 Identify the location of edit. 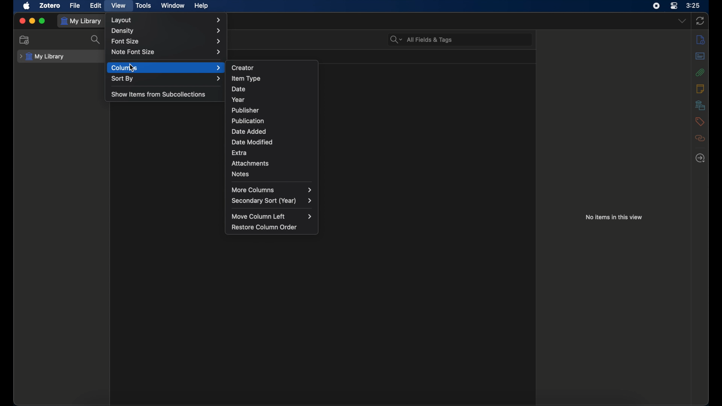
(95, 6).